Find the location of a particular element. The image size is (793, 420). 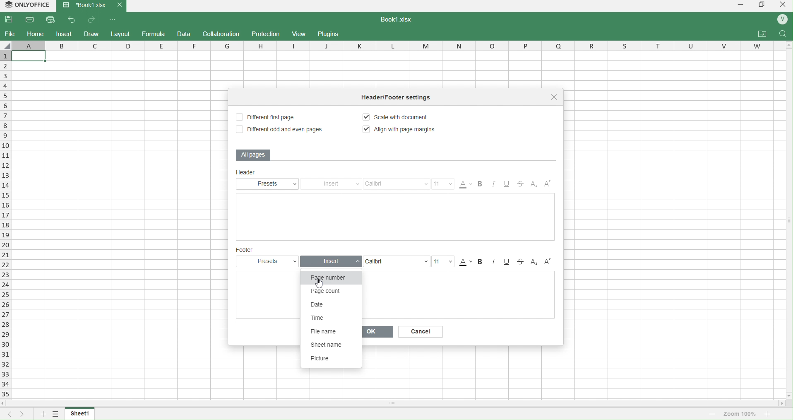

attachments is located at coordinates (762, 34).